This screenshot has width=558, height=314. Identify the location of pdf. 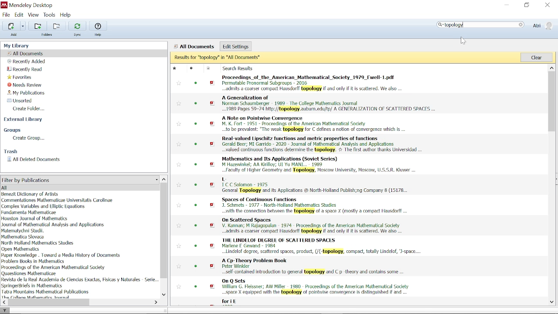
(213, 164).